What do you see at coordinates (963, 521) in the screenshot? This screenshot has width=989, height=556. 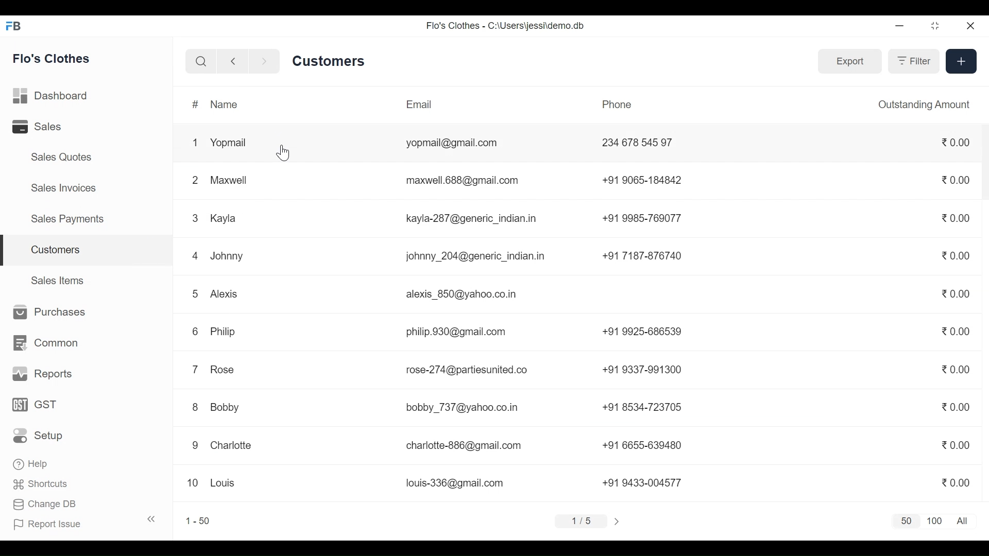 I see `All` at bounding box center [963, 521].